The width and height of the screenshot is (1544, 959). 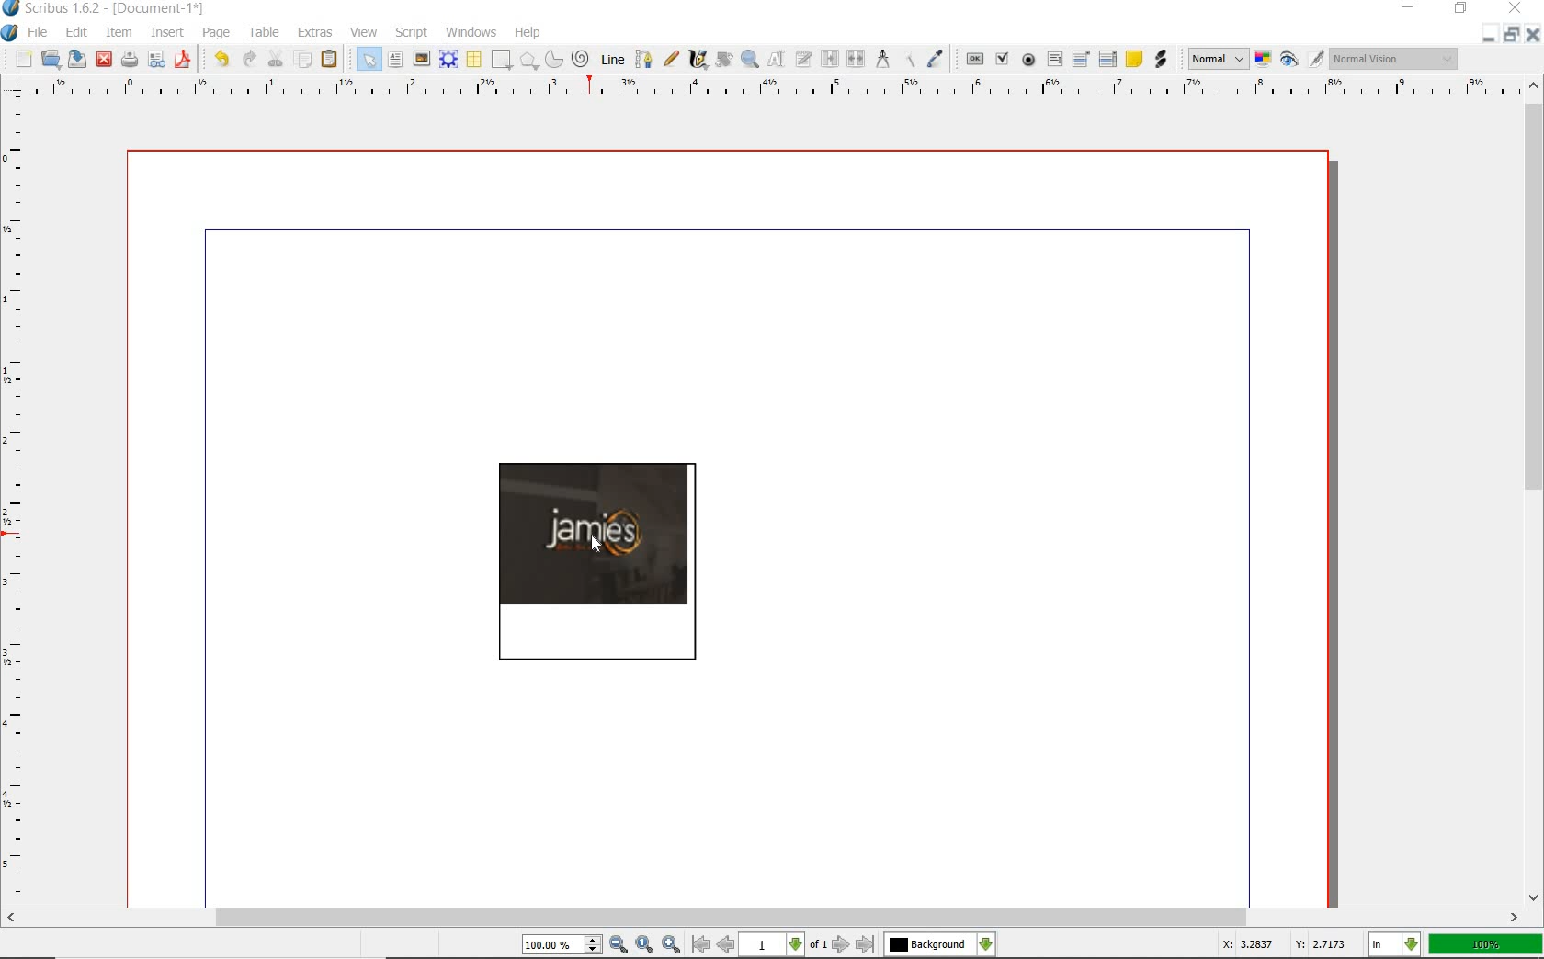 What do you see at coordinates (106, 58) in the screenshot?
I see `close` at bounding box center [106, 58].